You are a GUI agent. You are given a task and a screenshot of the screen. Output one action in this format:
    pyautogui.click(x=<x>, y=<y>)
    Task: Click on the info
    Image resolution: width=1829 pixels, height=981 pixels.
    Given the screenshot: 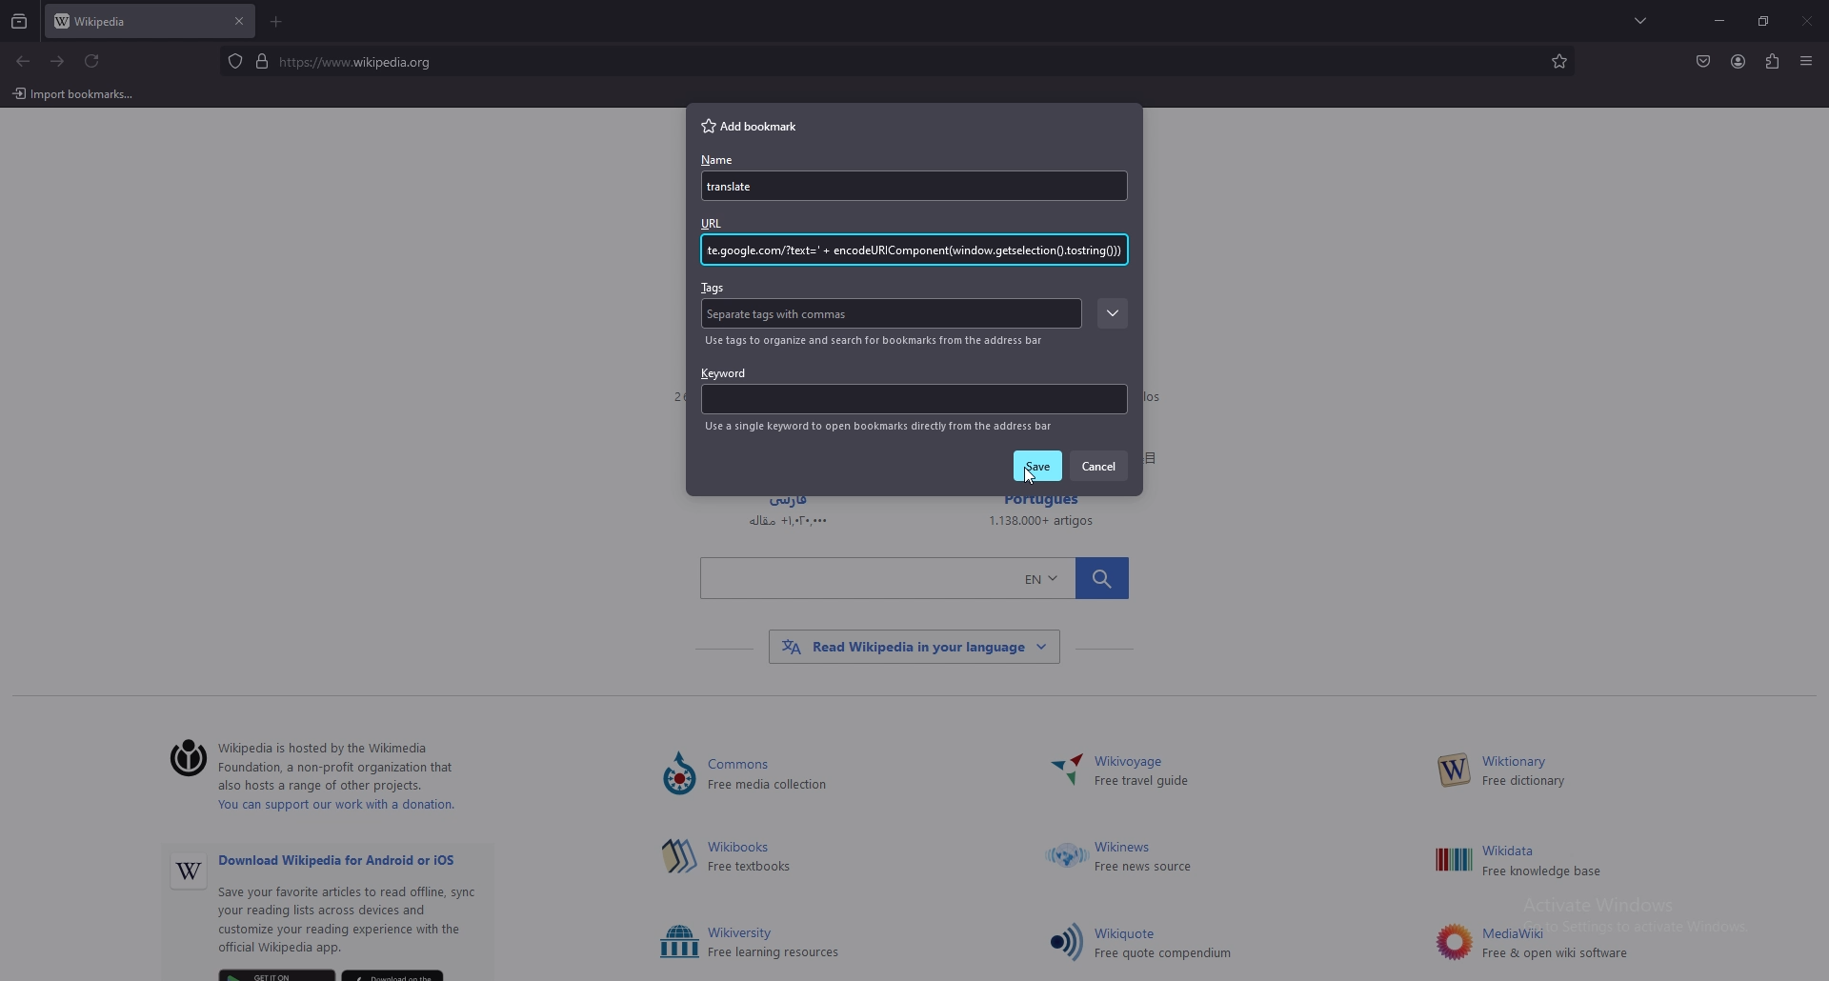 What is the action you would take?
    pyautogui.click(x=879, y=427)
    